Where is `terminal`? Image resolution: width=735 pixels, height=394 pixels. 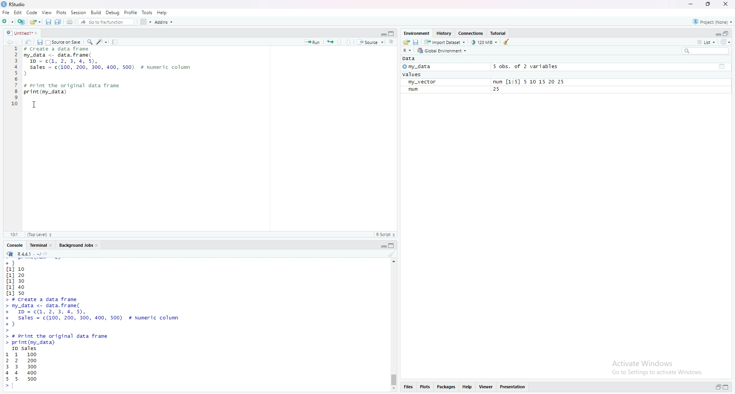 terminal is located at coordinates (37, 246).